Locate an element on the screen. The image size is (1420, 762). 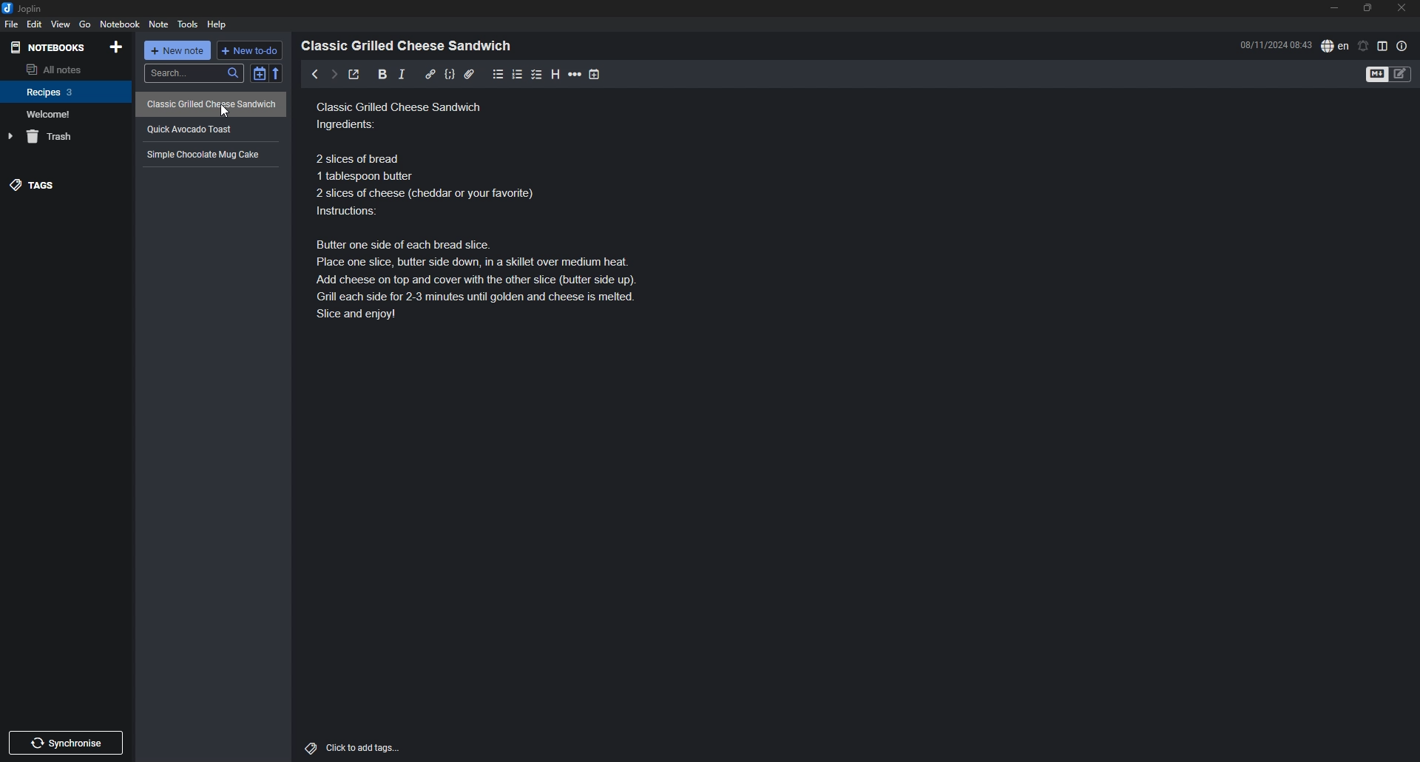
file is located at coordinates (10, 24).